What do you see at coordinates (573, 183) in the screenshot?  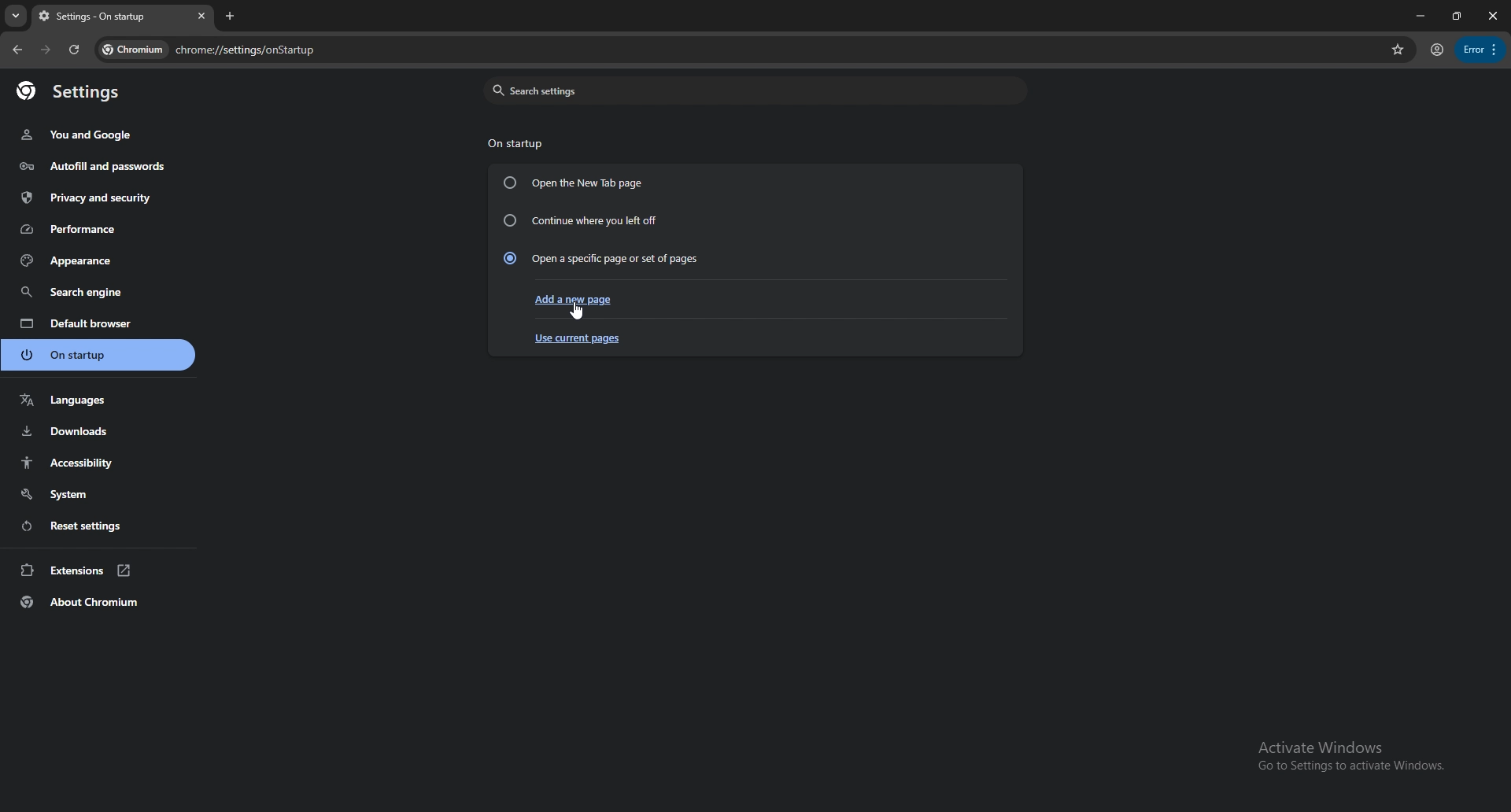 I see `open the new tab page` at bounding box center [573, 183].